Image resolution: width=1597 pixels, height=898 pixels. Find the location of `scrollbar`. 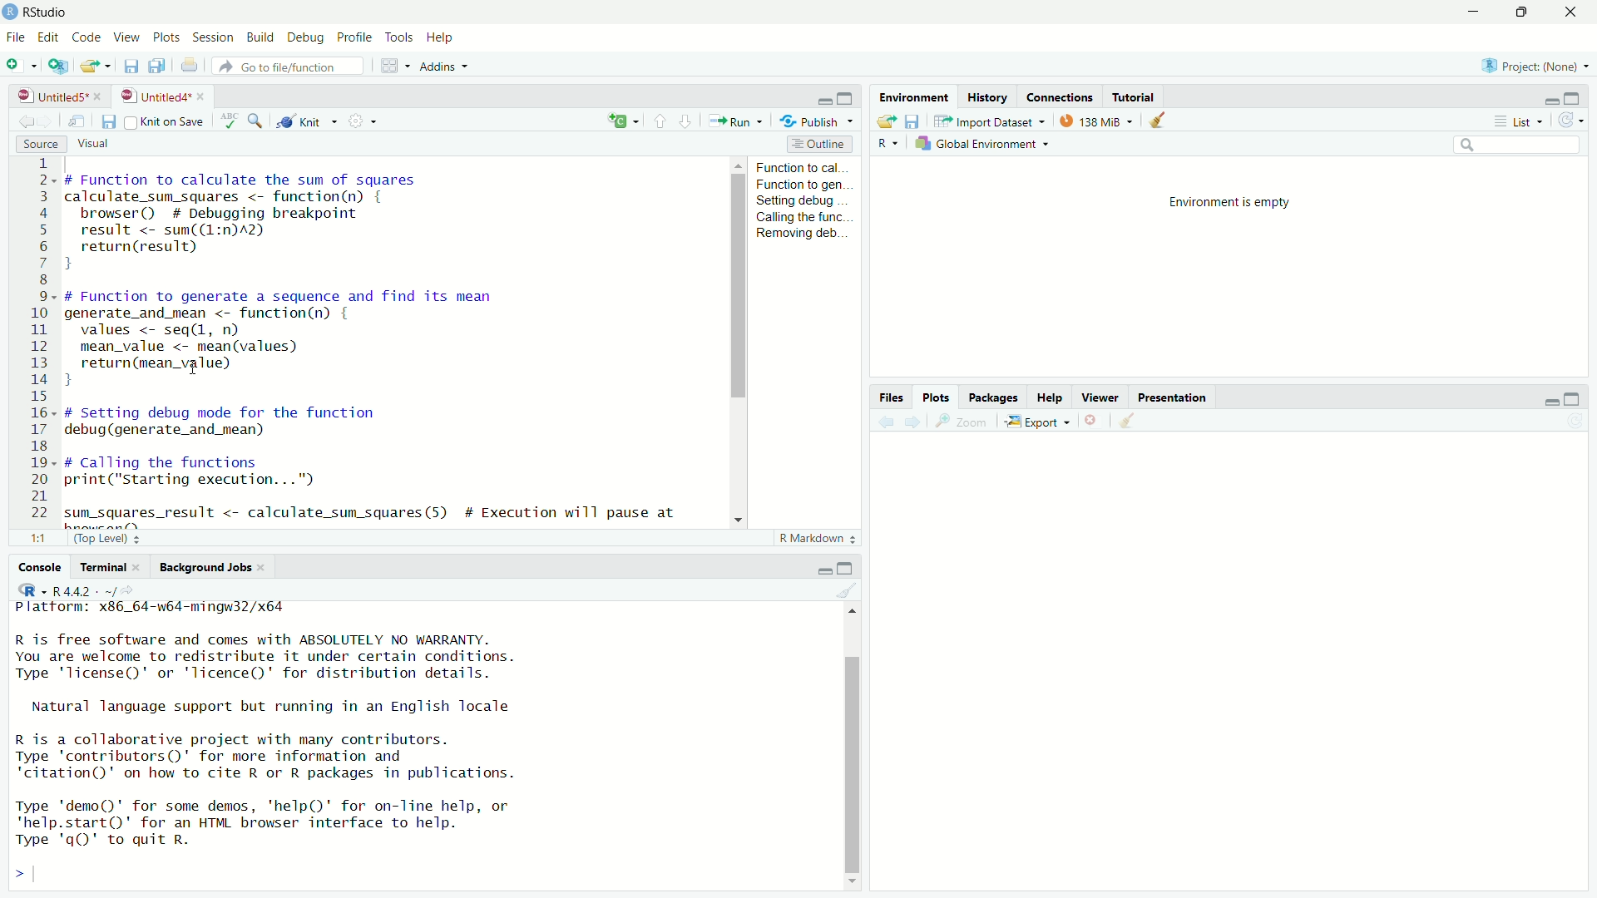

scrollbar is located at coordinates (856, 753).